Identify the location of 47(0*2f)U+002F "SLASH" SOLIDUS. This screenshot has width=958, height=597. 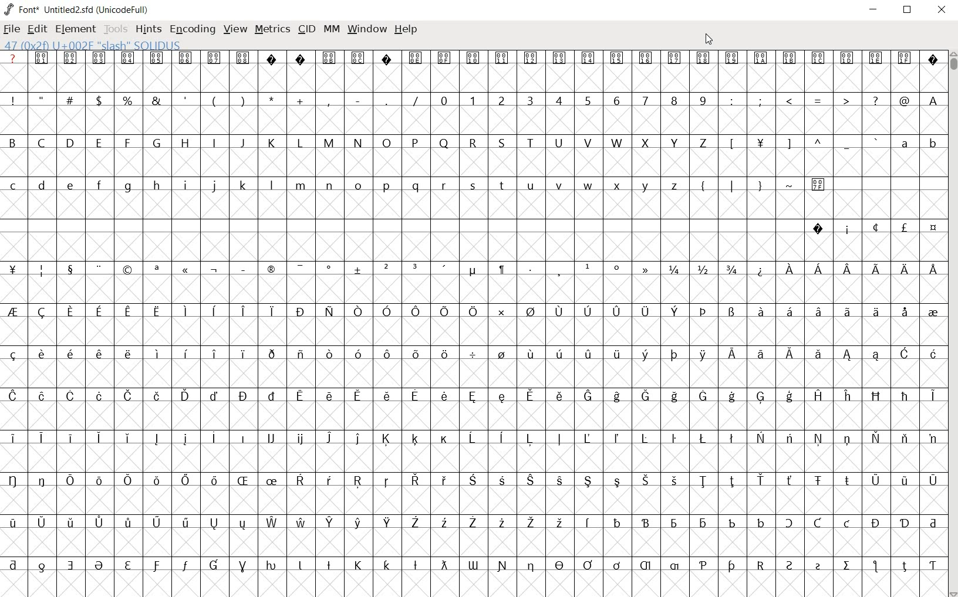
(92, 45).